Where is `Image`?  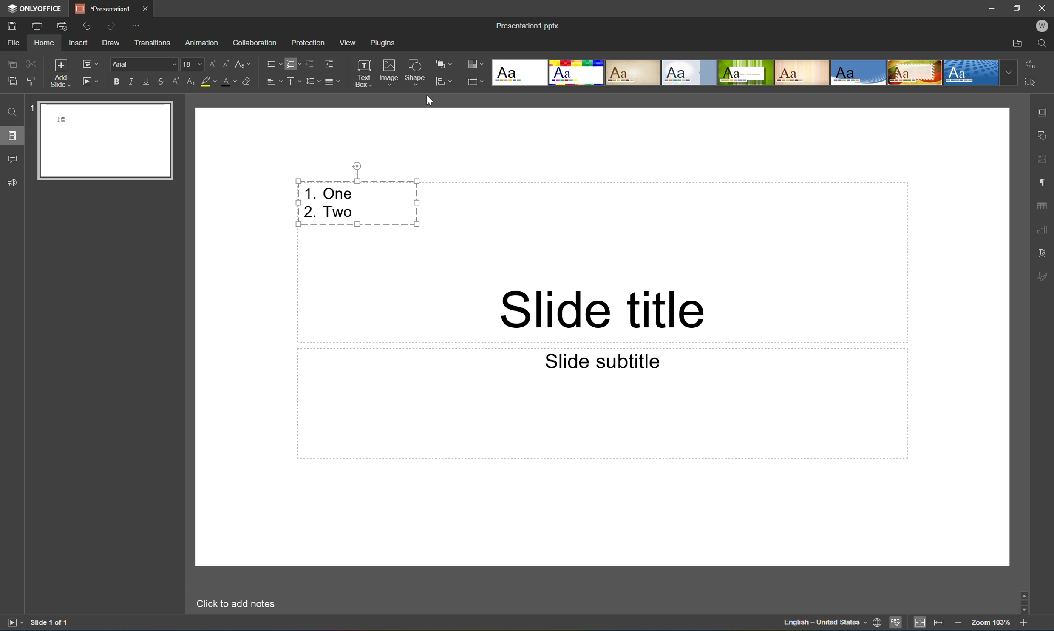
Image is located at coordinates (389, 71).